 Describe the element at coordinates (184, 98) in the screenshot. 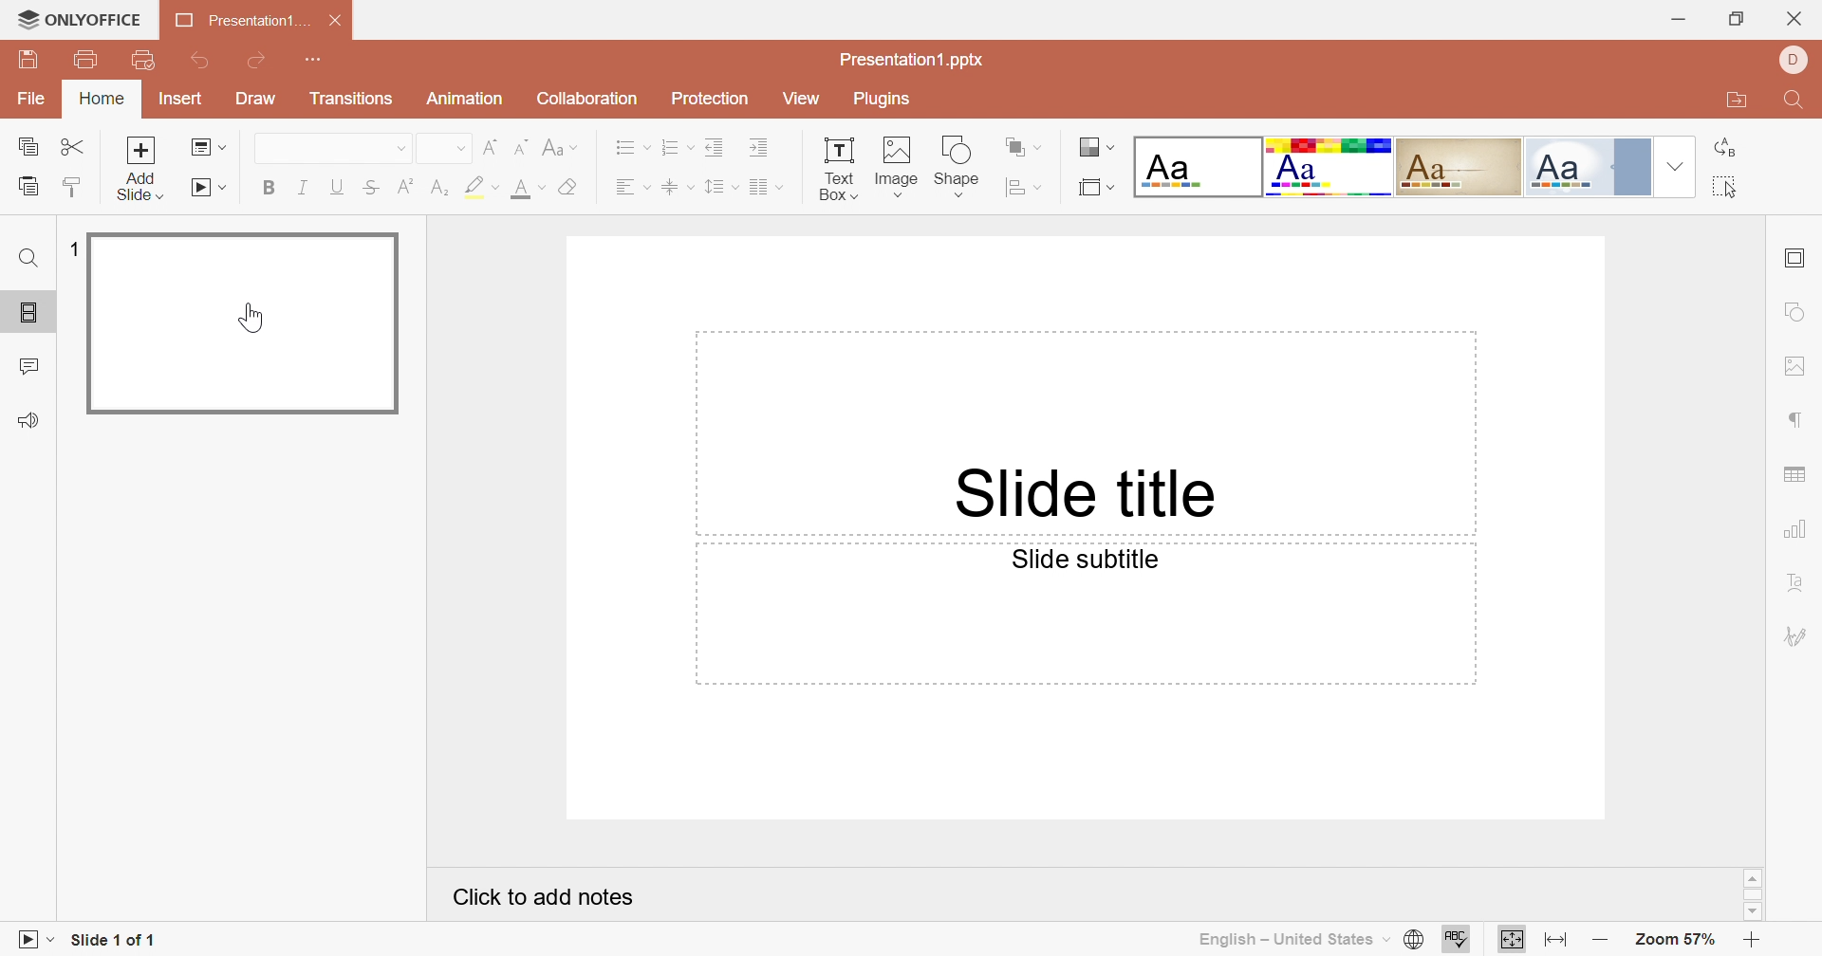

I see `Insert` at that location.